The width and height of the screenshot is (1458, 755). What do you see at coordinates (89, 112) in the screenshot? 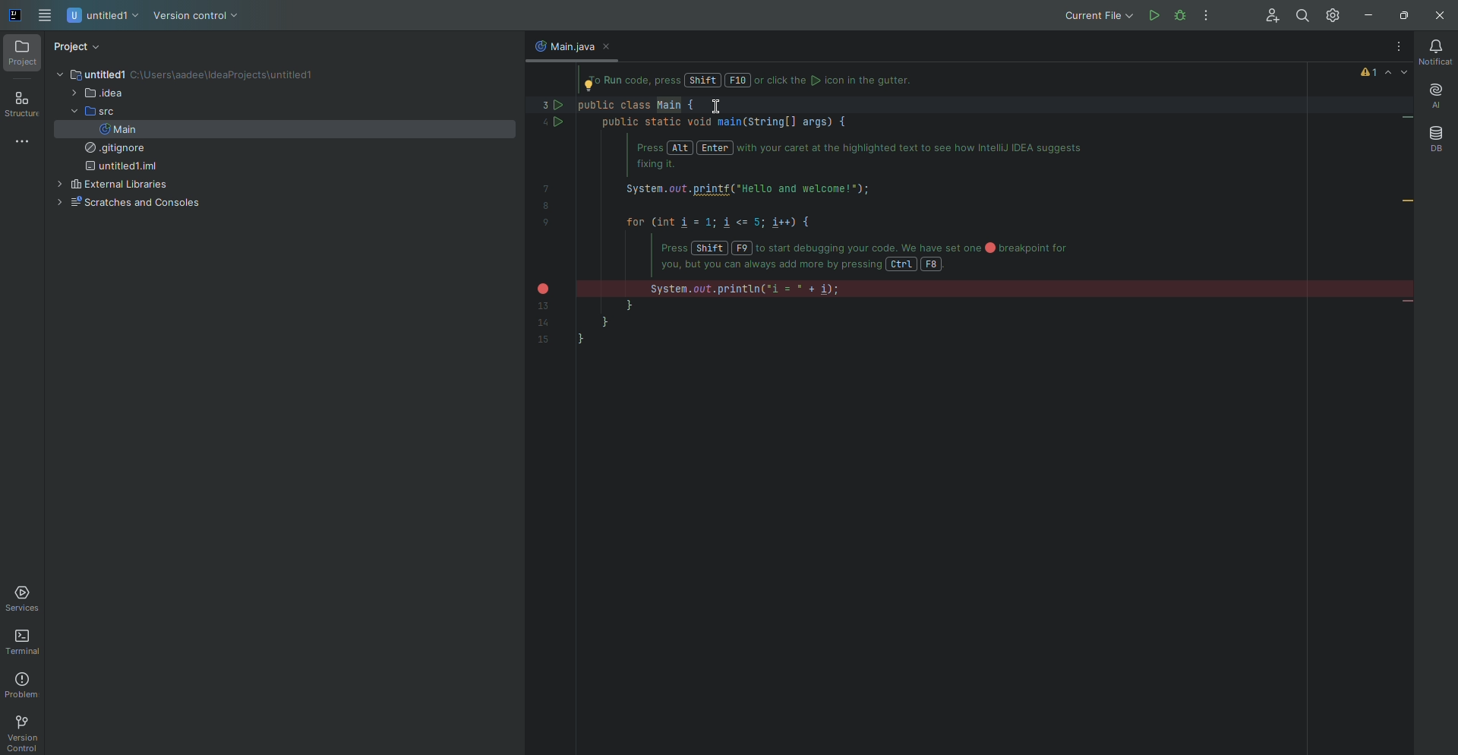
I see `src` at bounding box center [89, 112].